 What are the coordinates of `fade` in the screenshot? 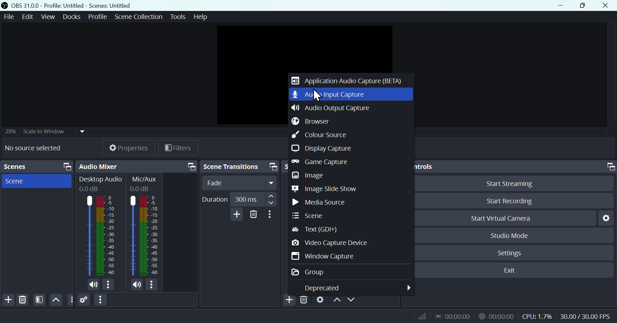 It's located at (240, 183).